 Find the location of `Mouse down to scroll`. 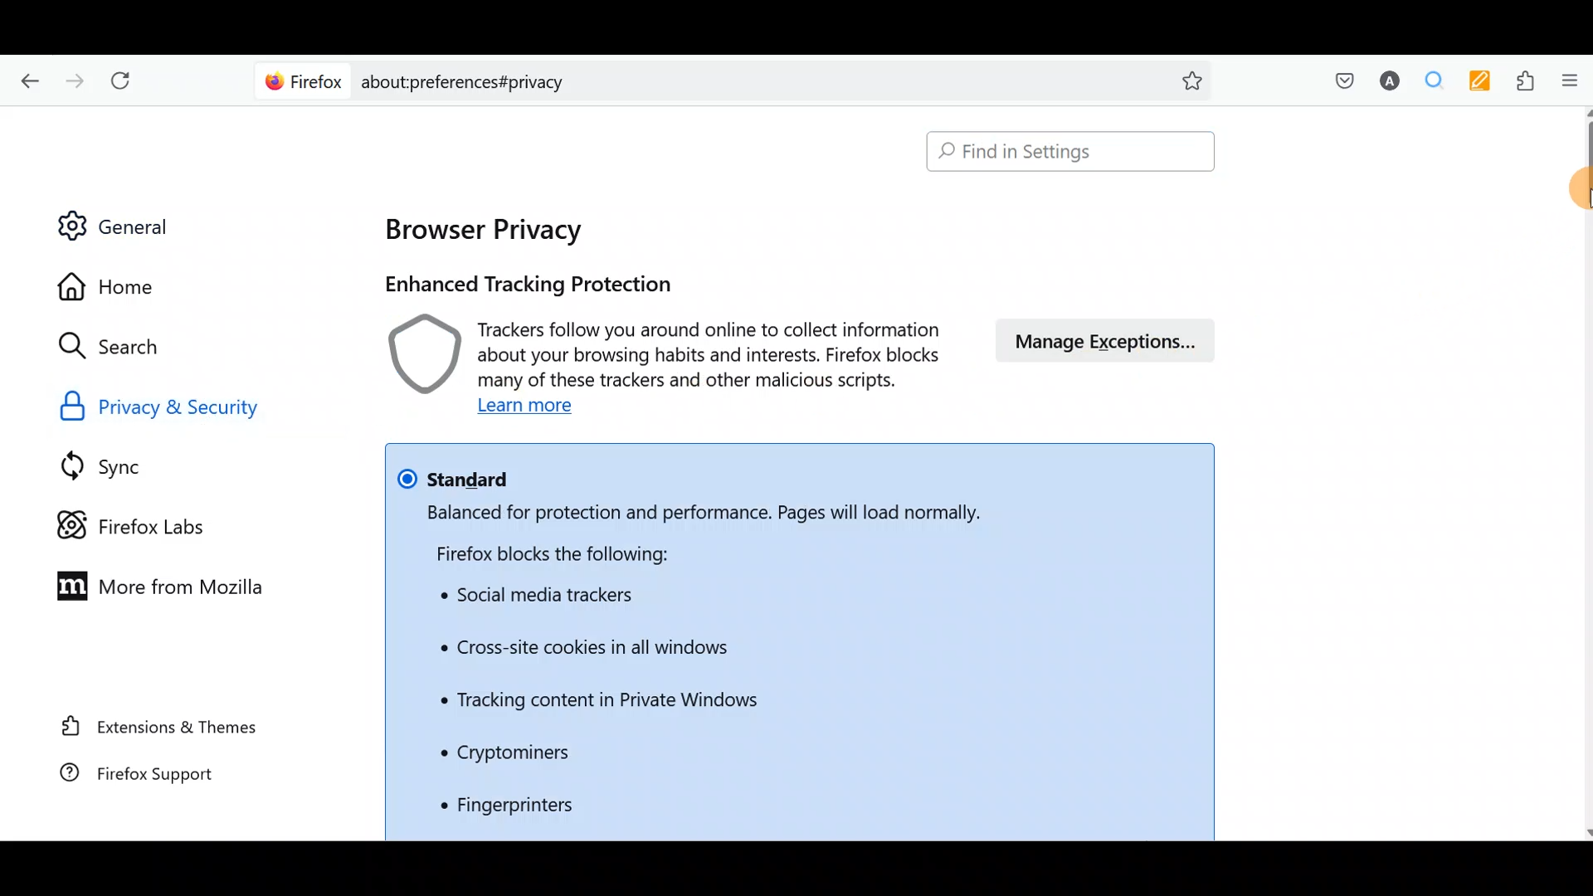

Mouse down to scroll is located at coordinates (1573, 194).